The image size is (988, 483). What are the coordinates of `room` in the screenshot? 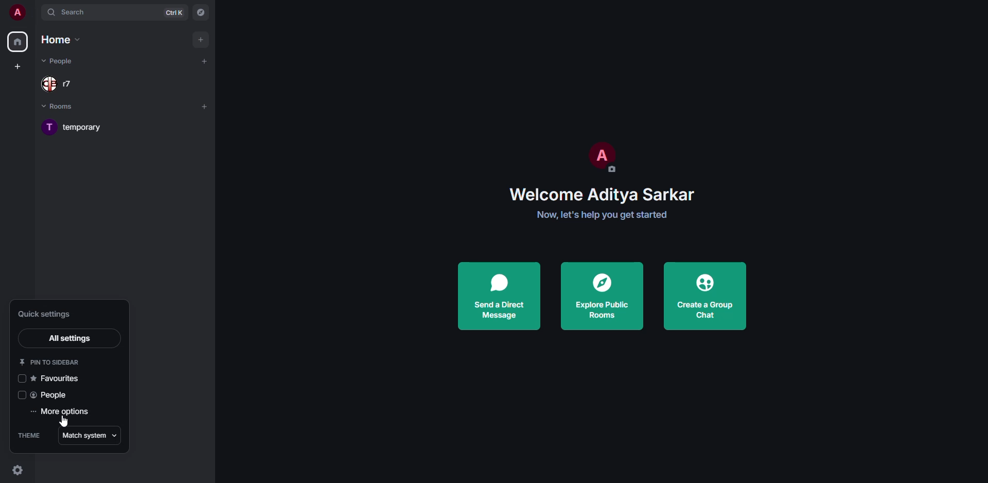 It's located at (76, 127).